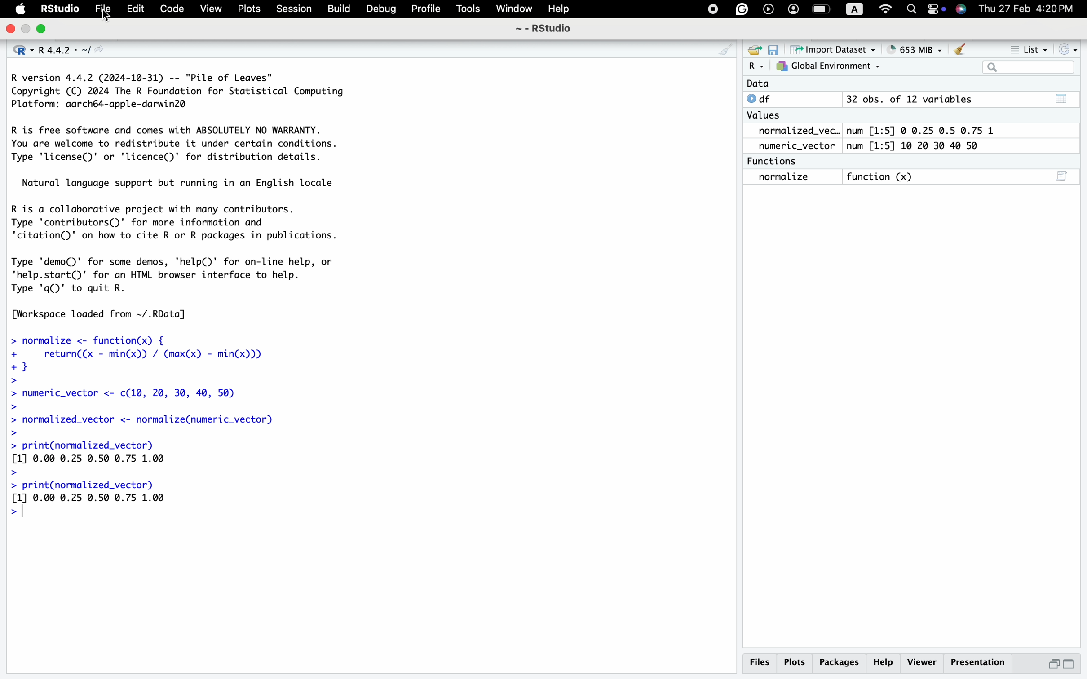 Image resolution: width=1087 pixels, height=679 pixels. Describe the element at coordinates (763, 117) in the screenshot. I see `Values` at that location.